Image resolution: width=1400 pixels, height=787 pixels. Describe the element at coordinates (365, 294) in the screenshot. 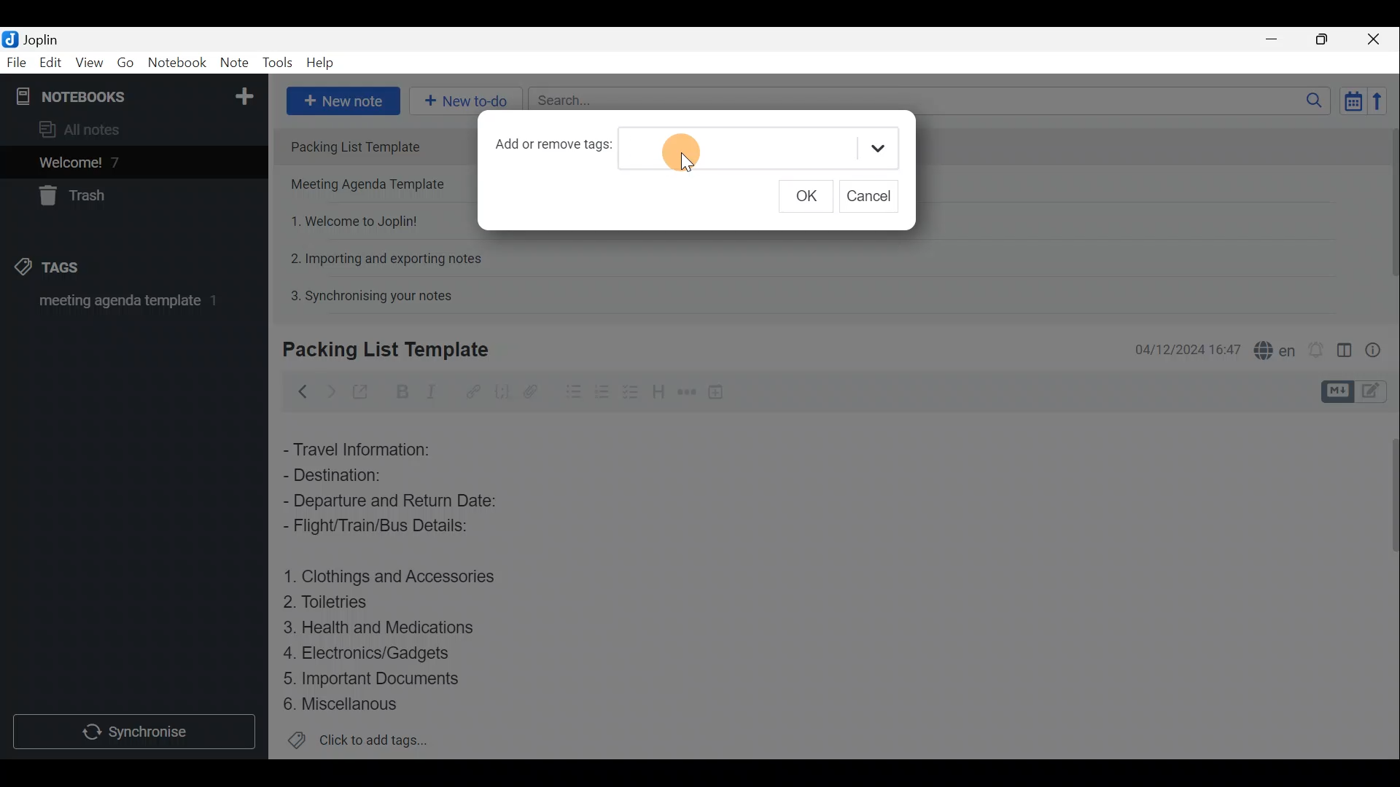

I see `Note 5` at that location.